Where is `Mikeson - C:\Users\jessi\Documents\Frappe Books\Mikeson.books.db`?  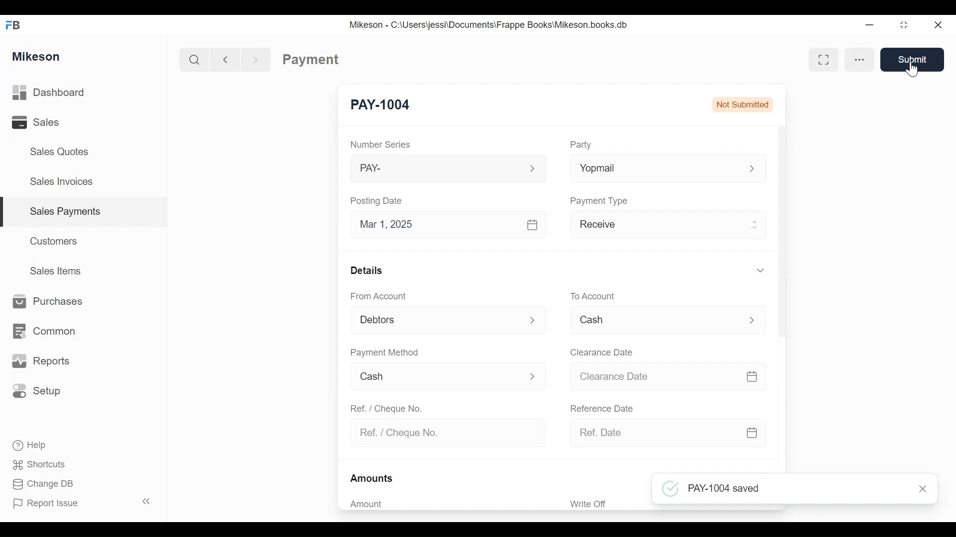
Mikeson - C:\Users\jessi\Documents\Frappe Books\Mikeson.books.db is located at coordinates (489, 25).